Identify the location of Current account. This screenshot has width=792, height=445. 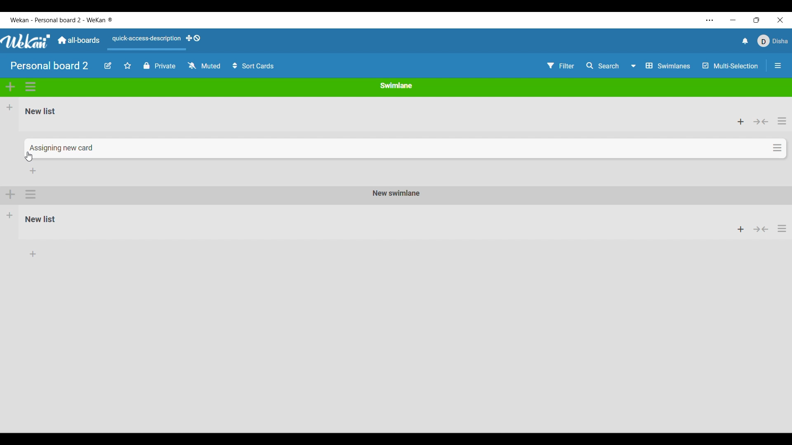
(773, 41).